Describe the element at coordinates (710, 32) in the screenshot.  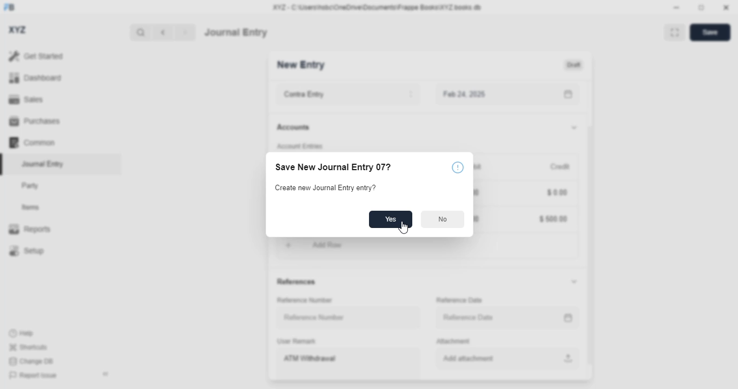
I see `save` at that location.